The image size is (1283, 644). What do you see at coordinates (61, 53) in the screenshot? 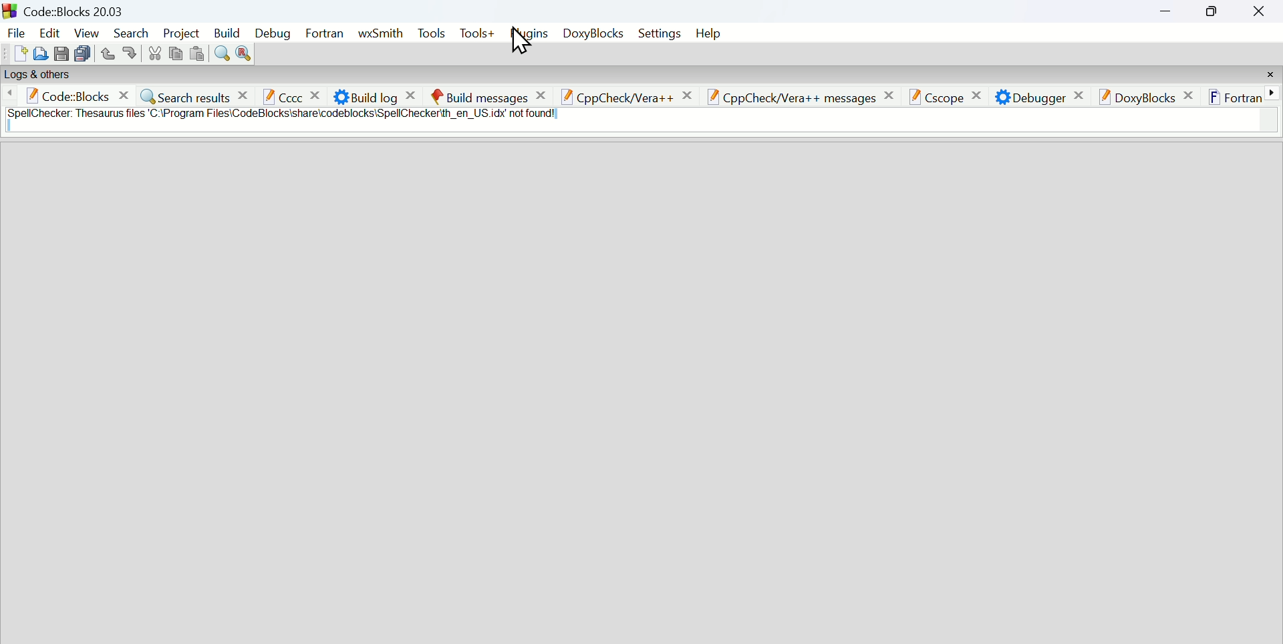
I see `Save file` at bounding box center [61, 53].